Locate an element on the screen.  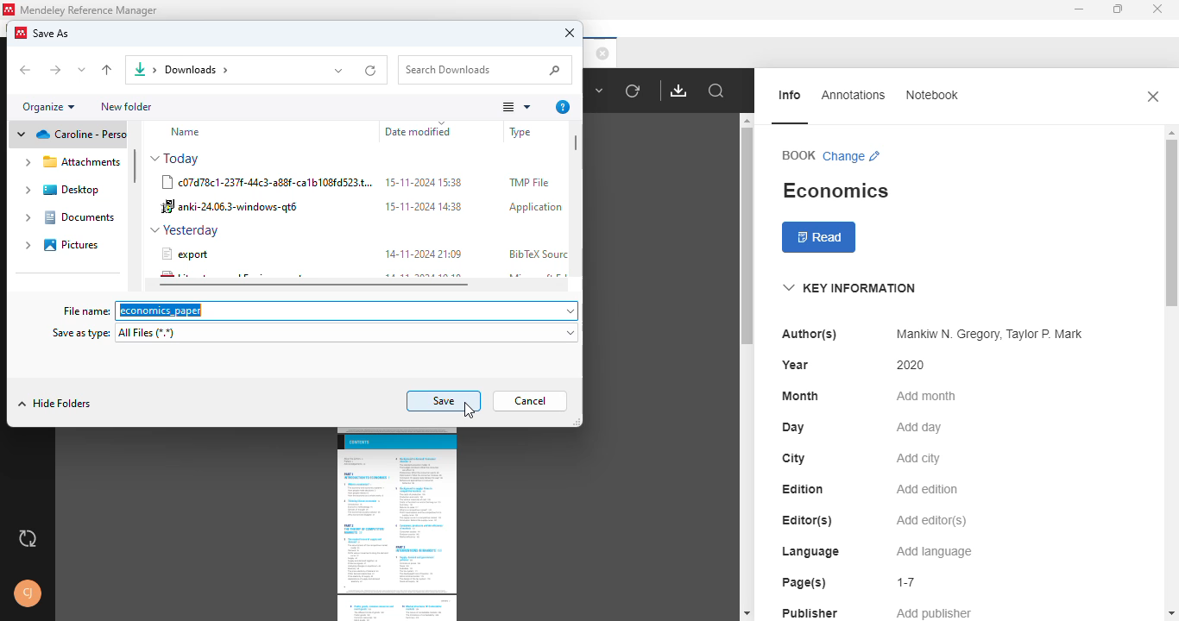
close is located at coordinates (570, 33).